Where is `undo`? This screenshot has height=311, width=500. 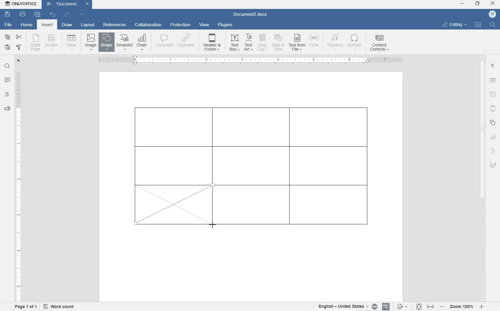 undo is located at coordinates (52, 15).